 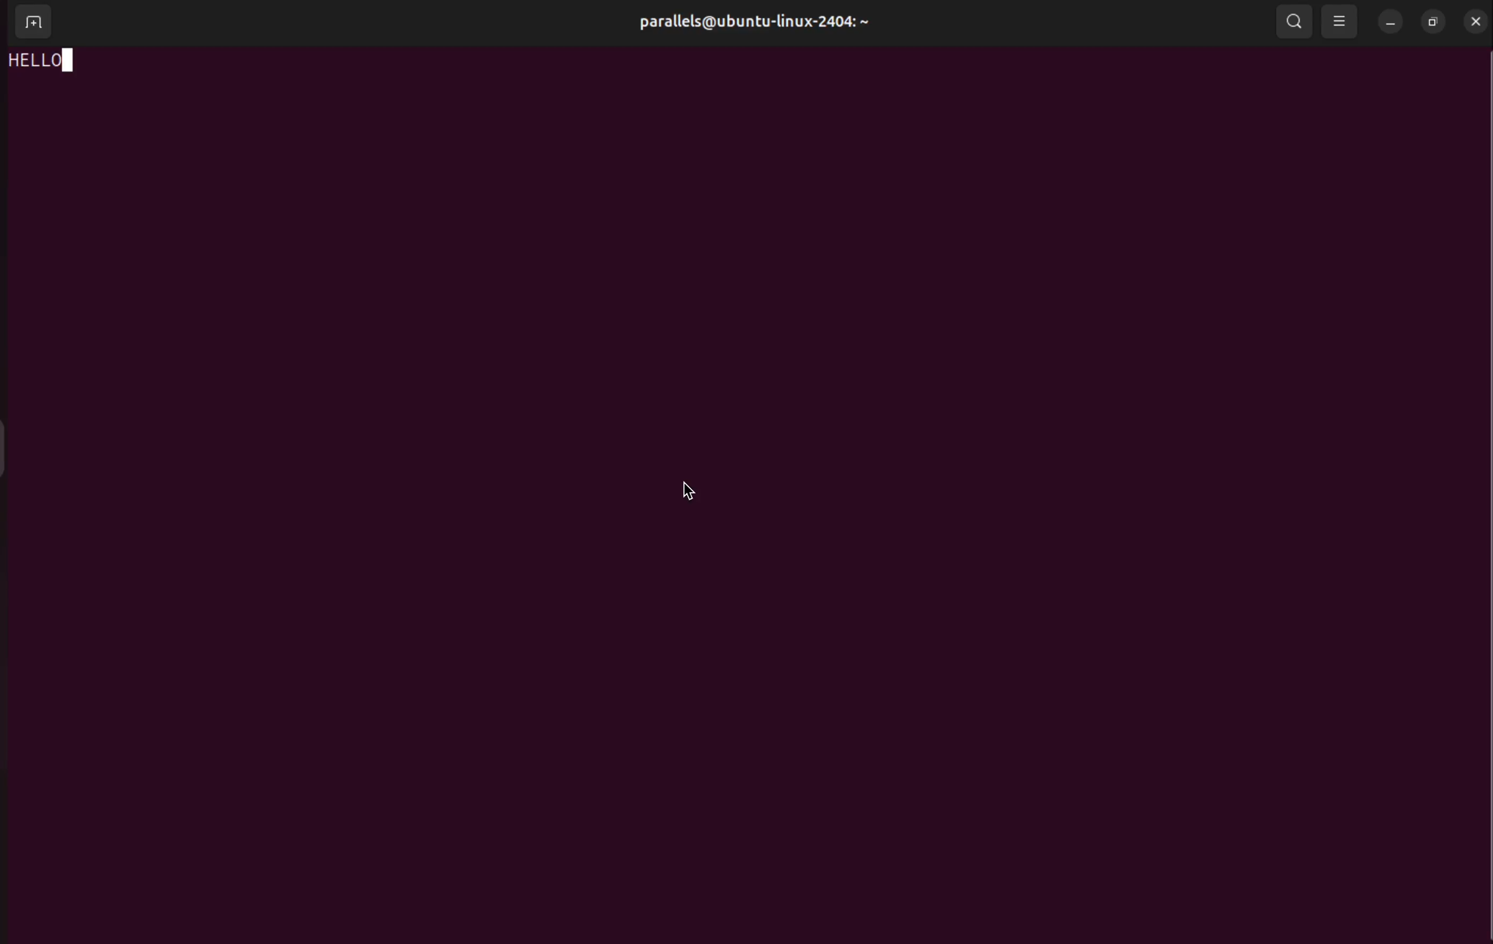 What do you see at coordinates (782, 23) in the screenshot?
I see `username` at bounding box center [782, 23].